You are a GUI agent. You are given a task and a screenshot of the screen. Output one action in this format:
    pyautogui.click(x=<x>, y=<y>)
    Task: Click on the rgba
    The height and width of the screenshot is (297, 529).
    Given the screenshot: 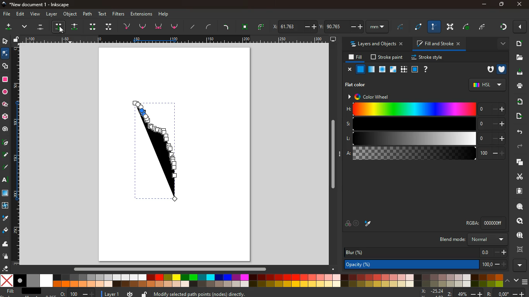 What is the action you would take?
    pyautogui.click(x=487, y=223)
    